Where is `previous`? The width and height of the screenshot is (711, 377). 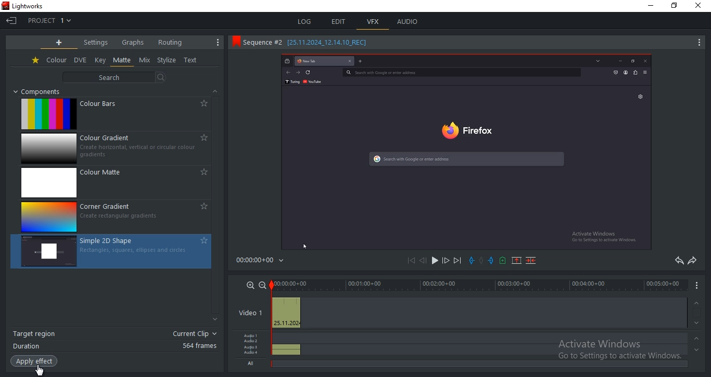
previous is located at coordinates (413, 261).